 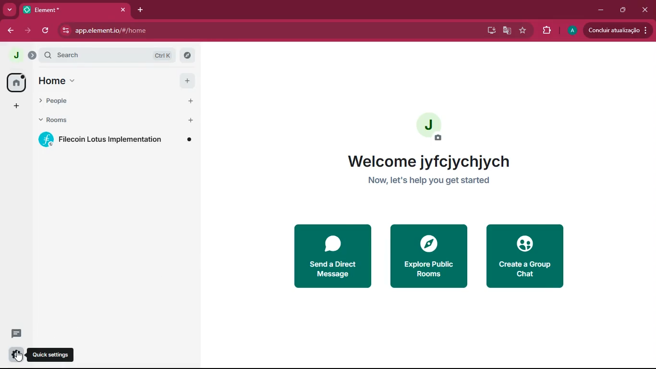 What do you see at coordinates (530, 258) in the screenshot?
I see `create a group chat` at bounding box center [530, 258].